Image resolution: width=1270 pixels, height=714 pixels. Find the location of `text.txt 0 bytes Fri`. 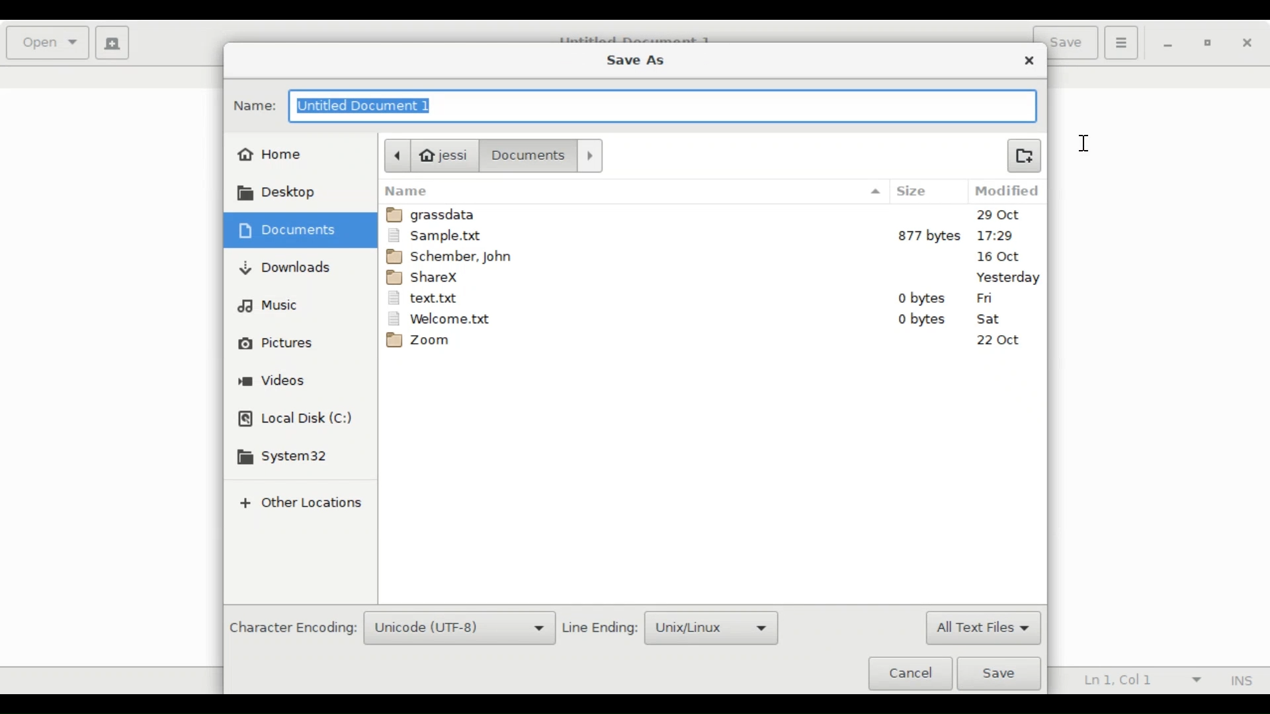

text.txt 0 bytes Fri is located at coordinates (711, 298).